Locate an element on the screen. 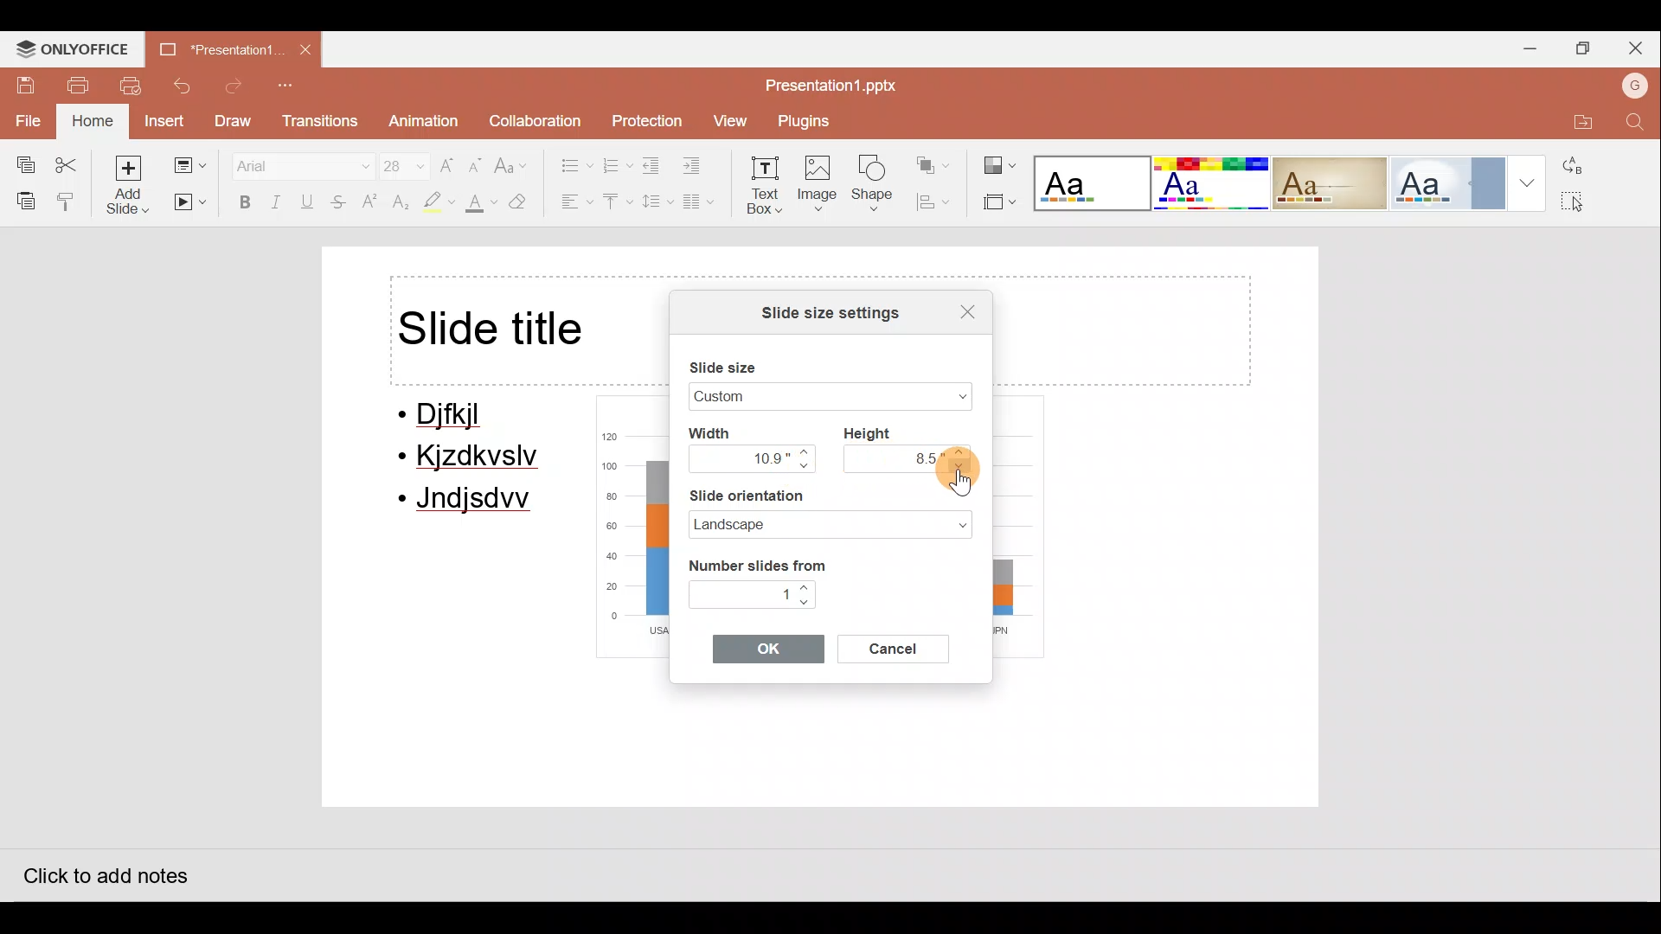 The height and width of the screenshot is (934, 1661). Slide orientation dropdown is located at coordinates (946, 522).